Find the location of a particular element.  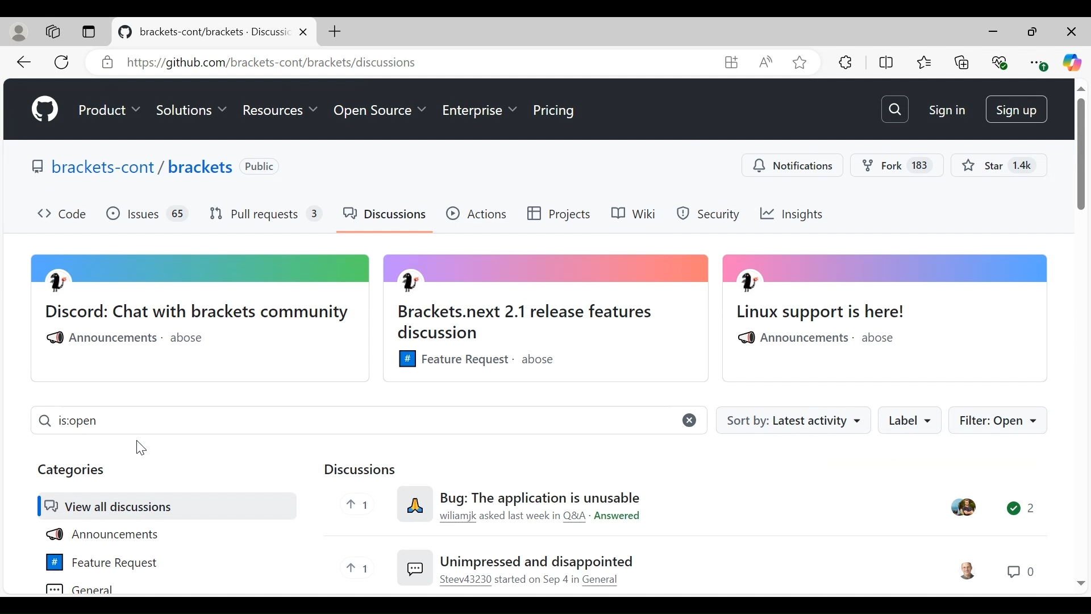

Sign Up is located at coordinates (1018, 109).